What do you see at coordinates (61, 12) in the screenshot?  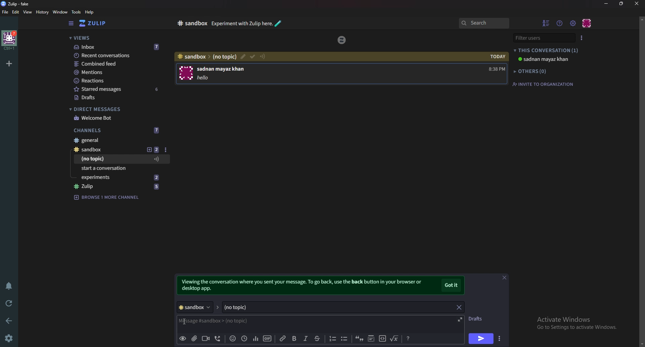 I see `Window` at bounding box center [61, 12].